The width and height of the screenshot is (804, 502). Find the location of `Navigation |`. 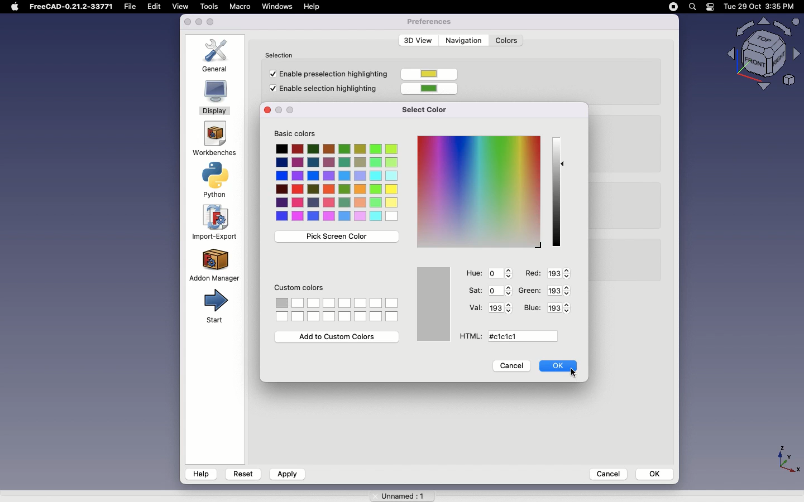

Navigation | is located at coordinates (462, 40).